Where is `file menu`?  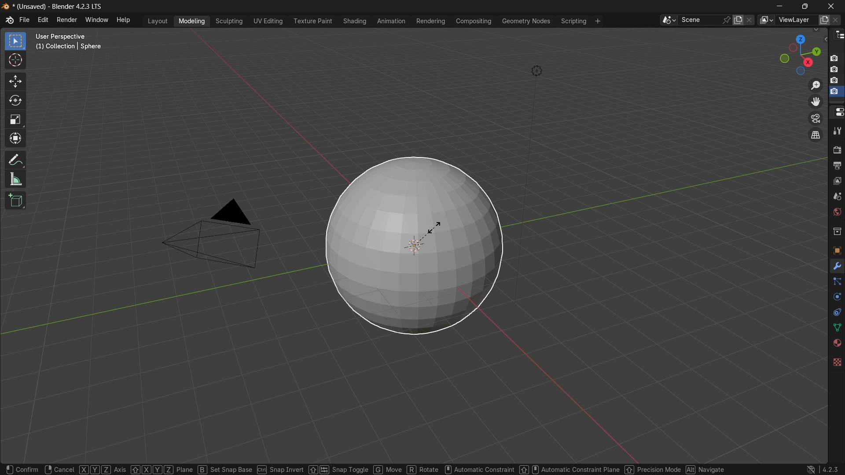 file menu is located at coordinates (25, 21).